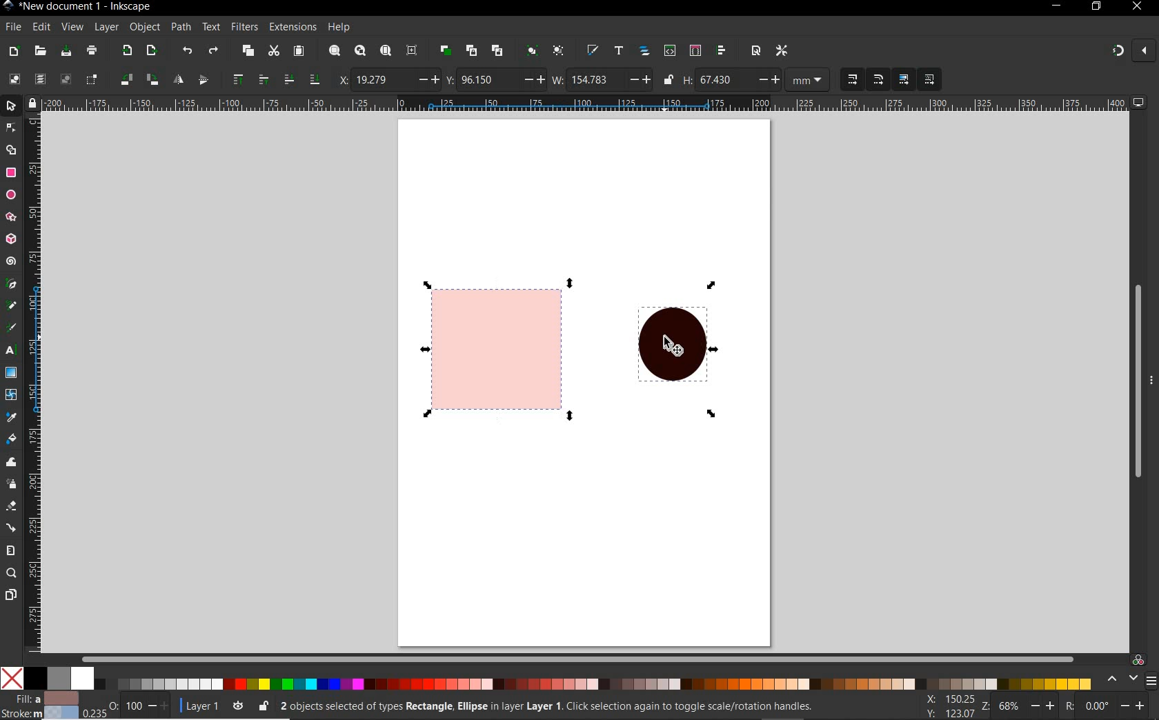 The height and width of the screenshot is (720, 1159). What do you see at coordinates (644, 52) in the screenshot?
I see `open object` at bounding box center [644, 52].